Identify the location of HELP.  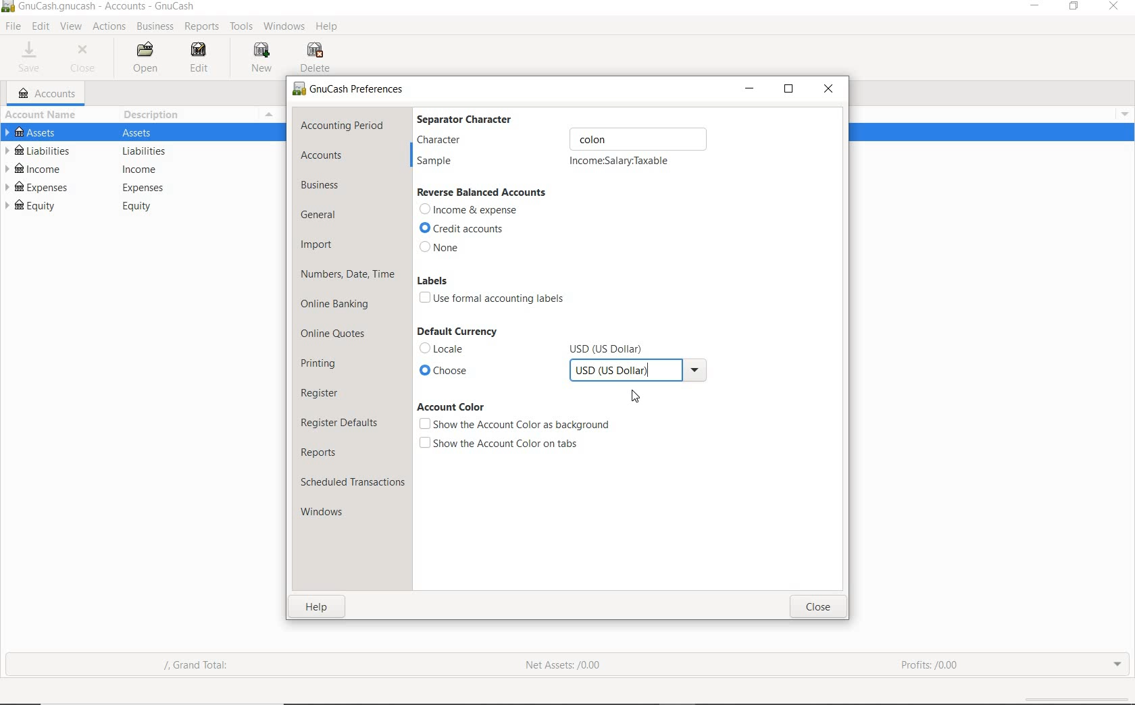
(329, 27).